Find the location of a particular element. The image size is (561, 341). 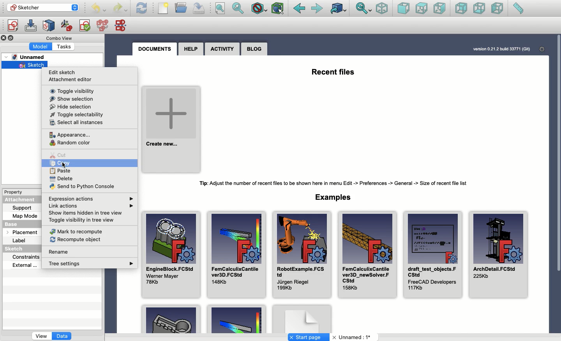

Toggle visibility in tree view is located at coordinates (82, 220).